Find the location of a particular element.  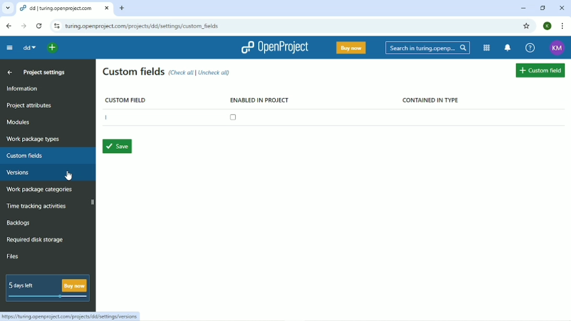

Uncheck all is located at coordinates (216, 74).